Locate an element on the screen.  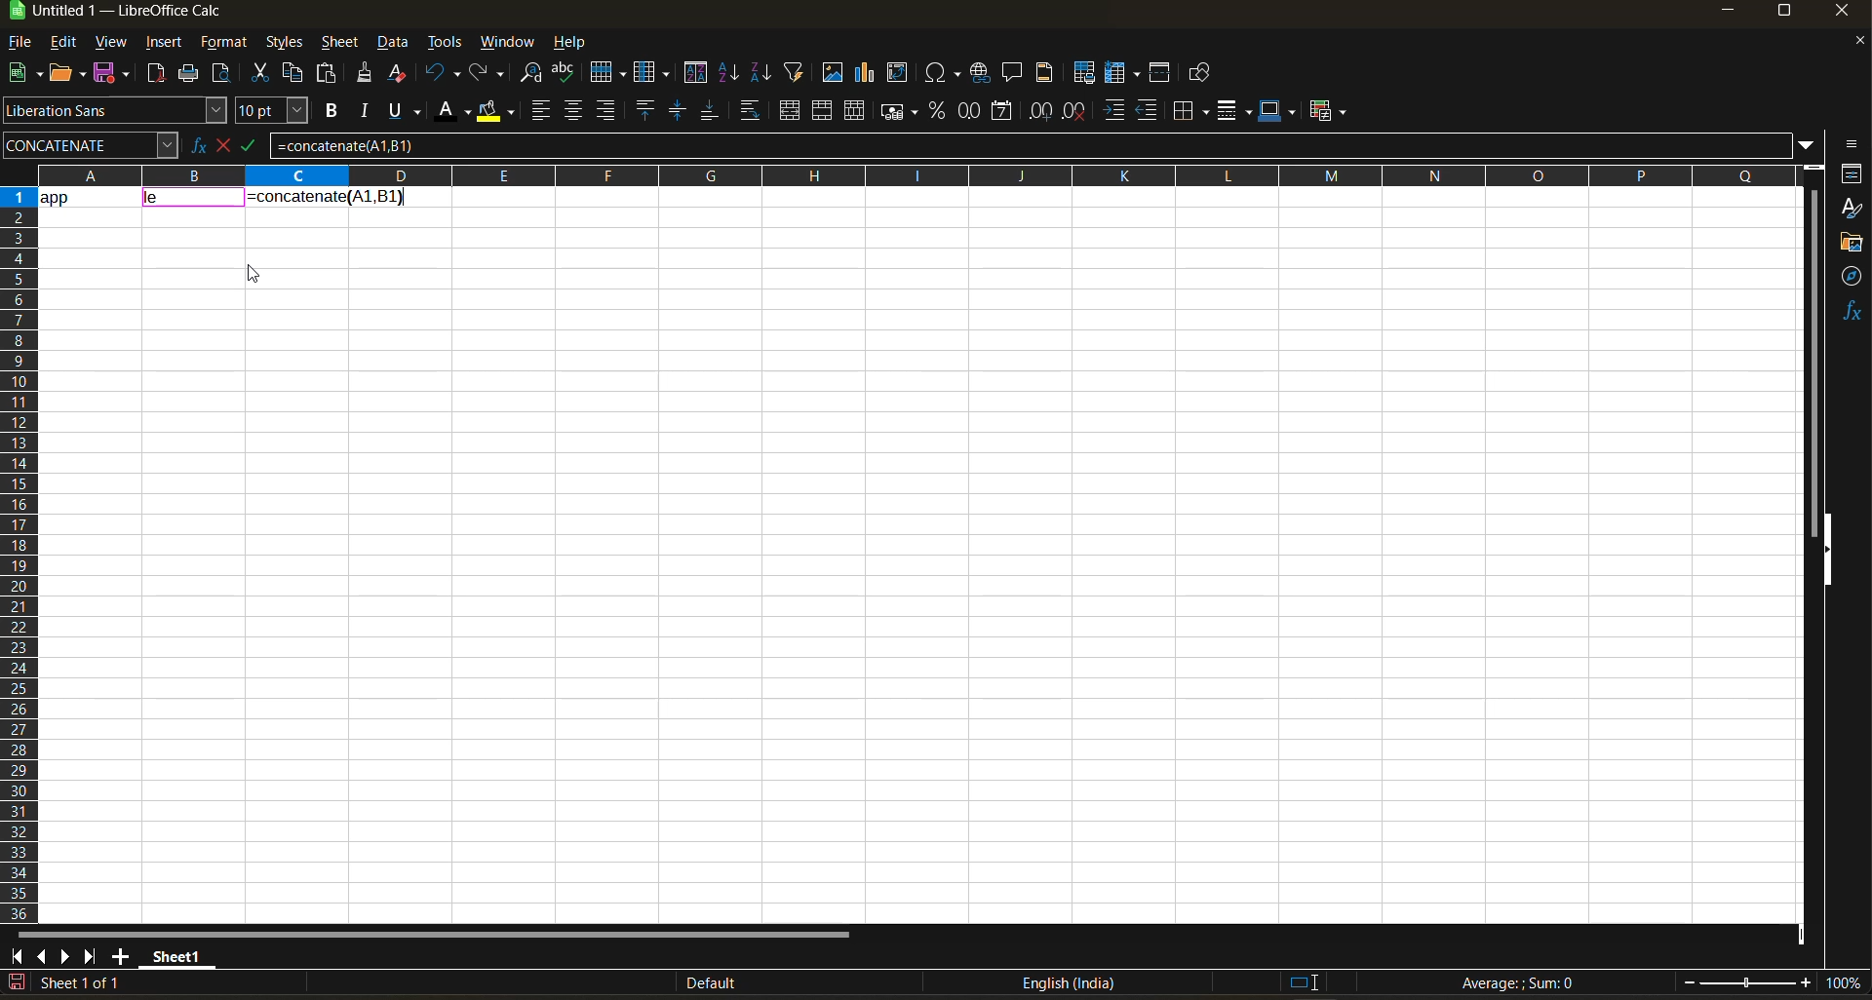
sort descending is located at coordinates (760, 72).